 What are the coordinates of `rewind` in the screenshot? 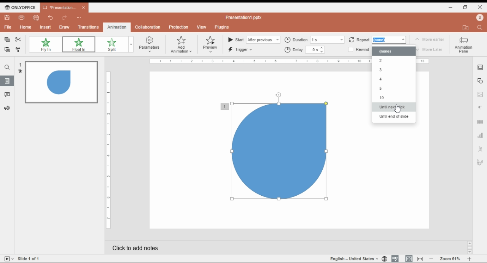 It's located at (360, 50).